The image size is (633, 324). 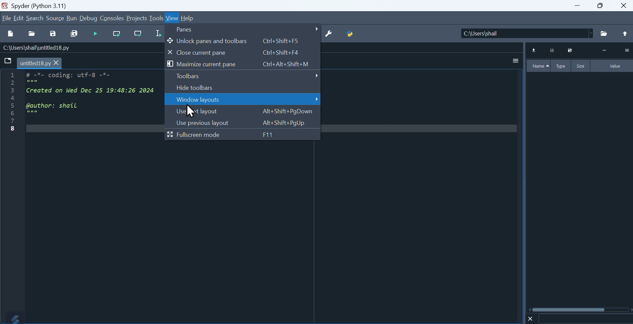 I want to click on Close, so click(x=531, y=318).